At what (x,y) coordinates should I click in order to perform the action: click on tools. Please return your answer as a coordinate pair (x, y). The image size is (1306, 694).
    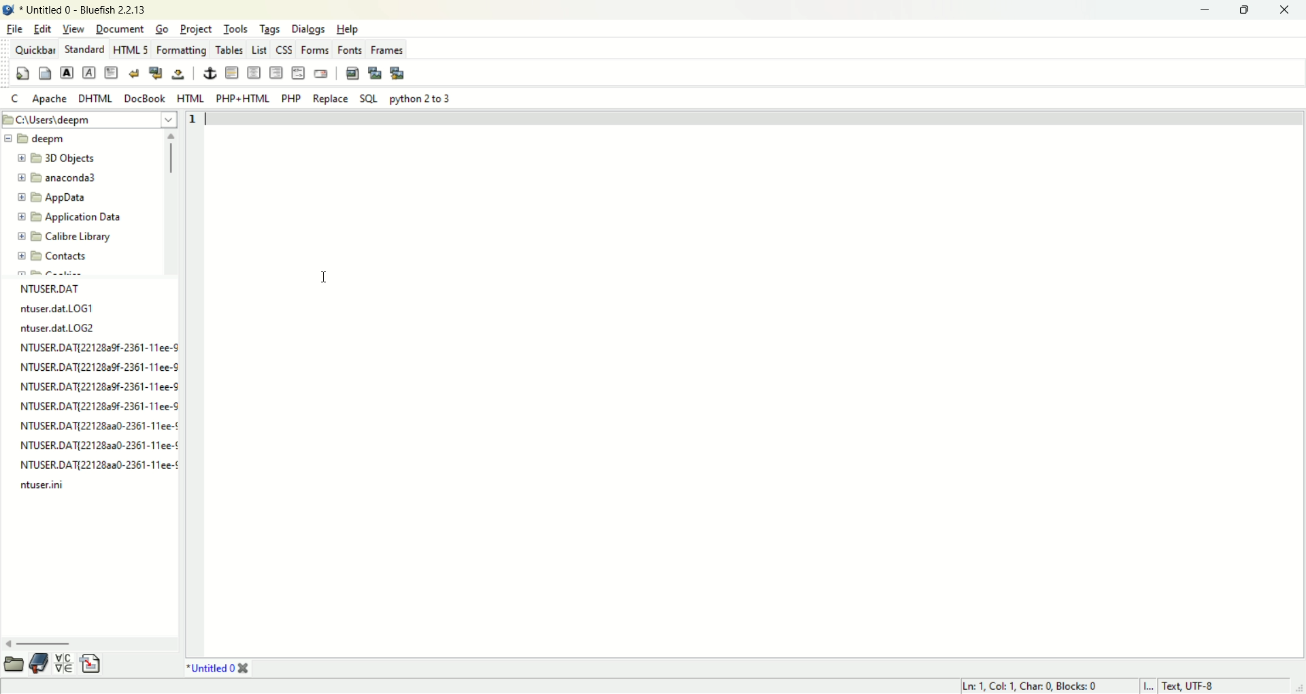
    Looking at the image, I should click on (237, 28).